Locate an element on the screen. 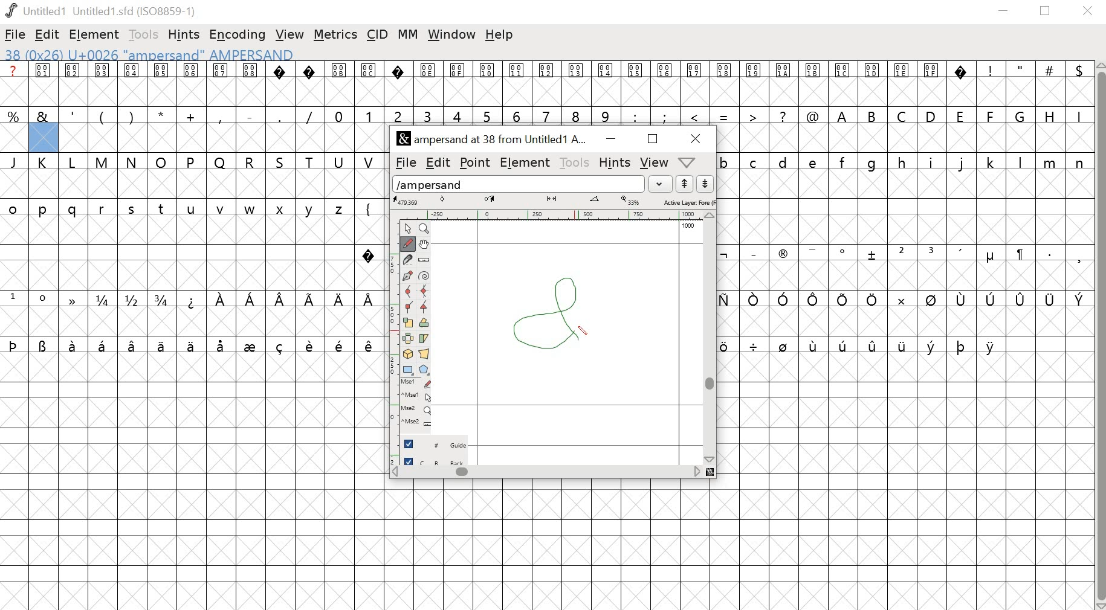 The width and height of the screenshot is (1106, 610). drawing glyphy is located at coordinates (555, 311).